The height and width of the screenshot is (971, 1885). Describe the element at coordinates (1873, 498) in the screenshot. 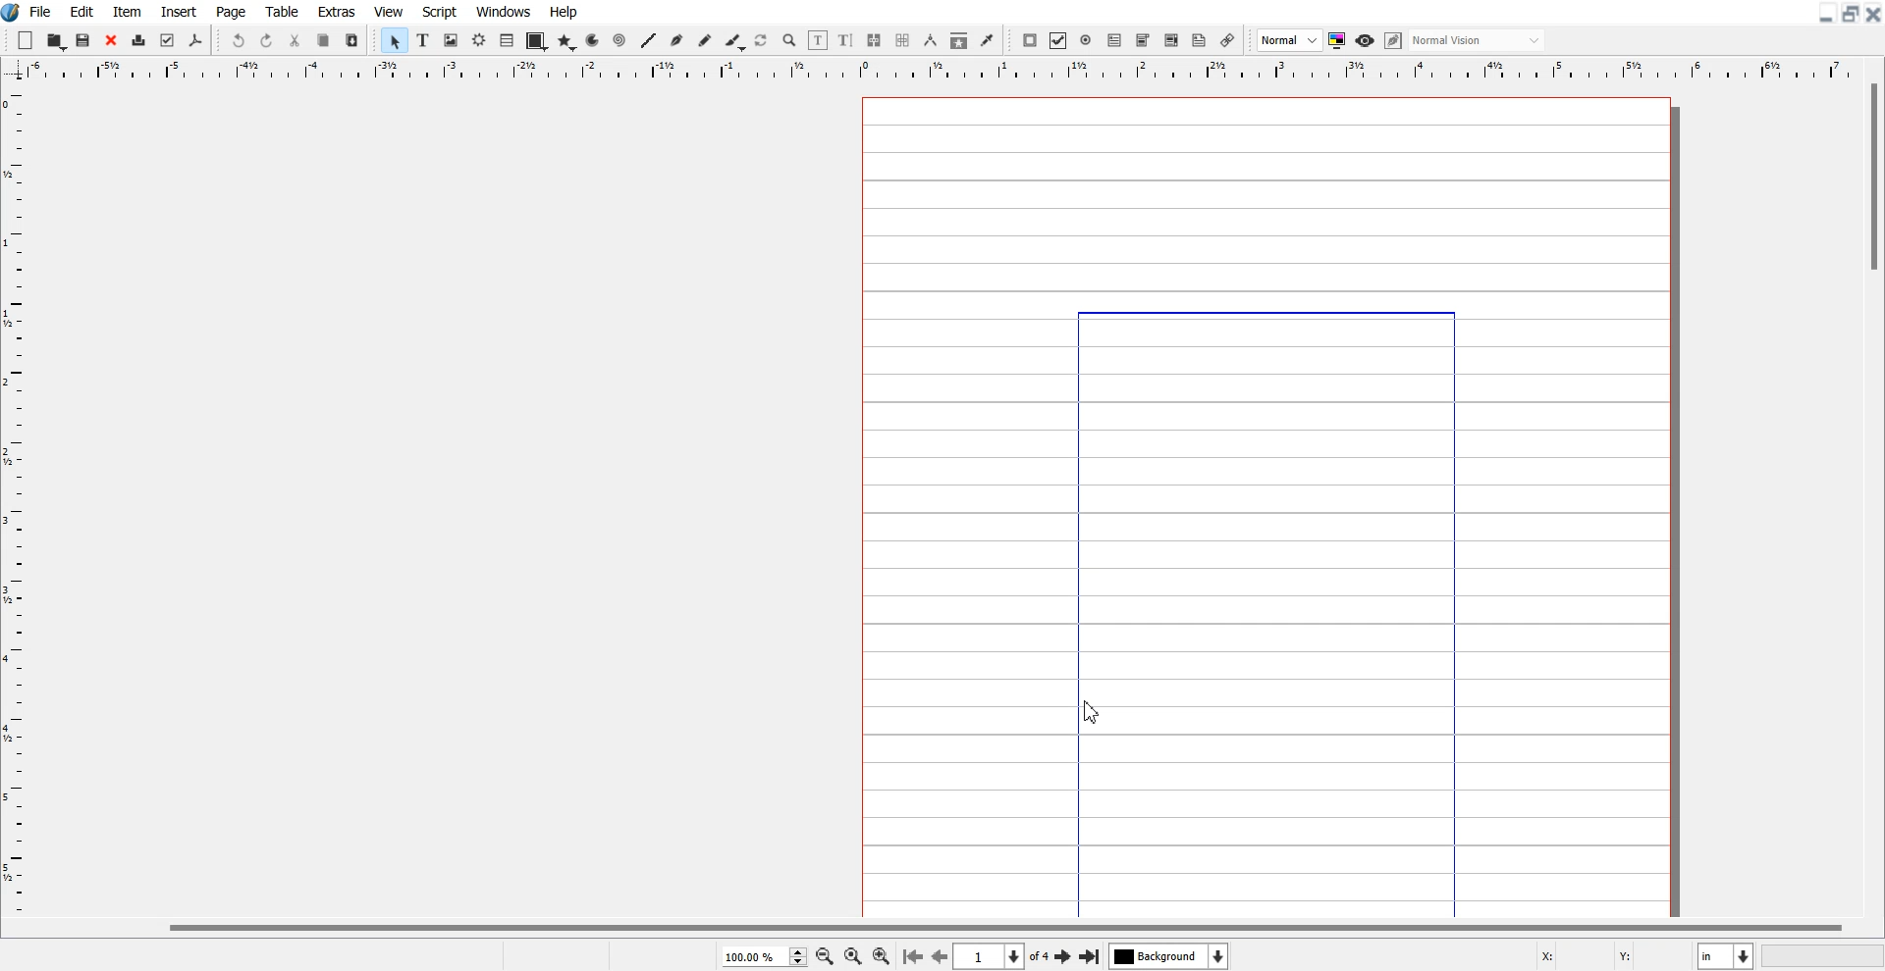

I see `Vertical Scroll bar` at that location.